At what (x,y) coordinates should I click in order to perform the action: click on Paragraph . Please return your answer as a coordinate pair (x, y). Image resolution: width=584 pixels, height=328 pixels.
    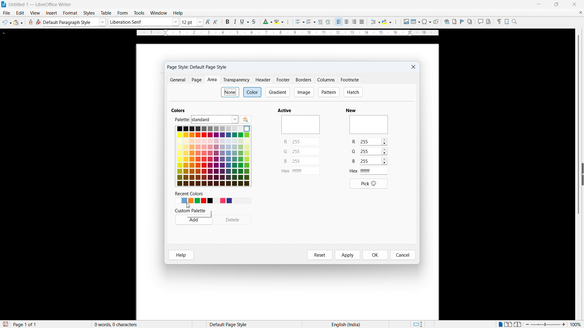
    Looking at the image, I should click on (395, 22).